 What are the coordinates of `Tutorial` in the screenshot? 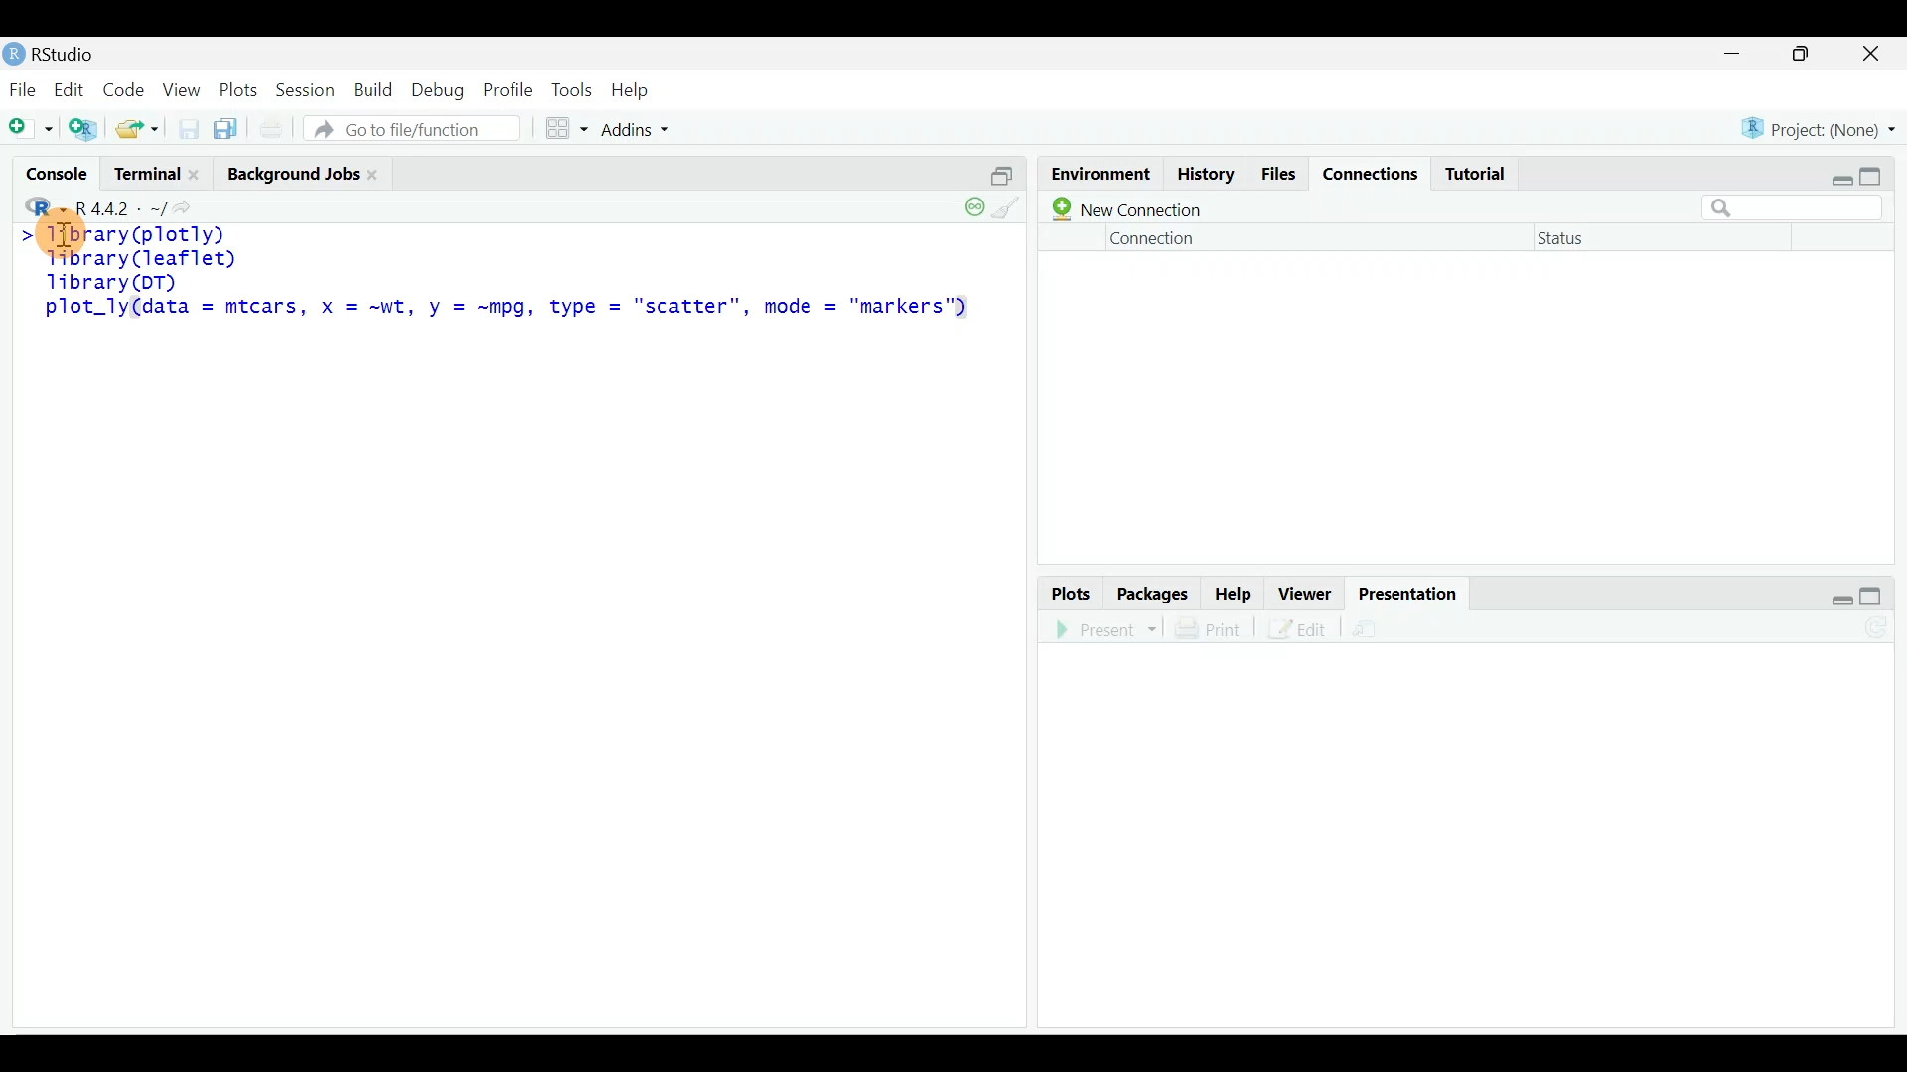 It's located at (1477, 166).